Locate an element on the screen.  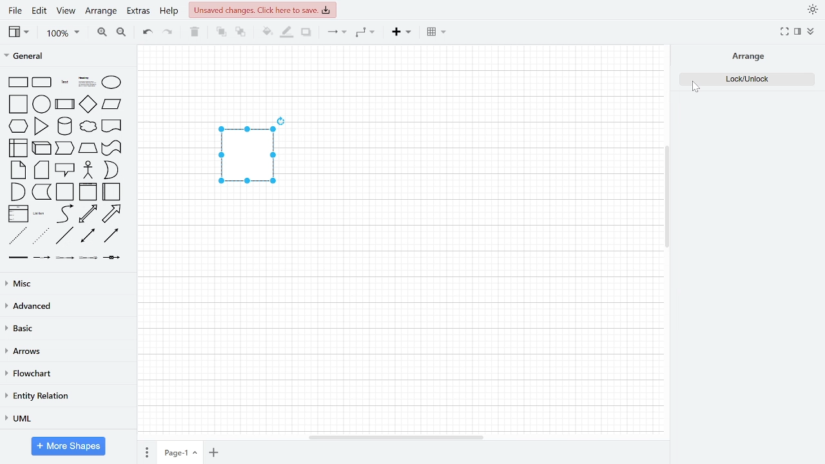
basic is located at coordinates (66, 328).